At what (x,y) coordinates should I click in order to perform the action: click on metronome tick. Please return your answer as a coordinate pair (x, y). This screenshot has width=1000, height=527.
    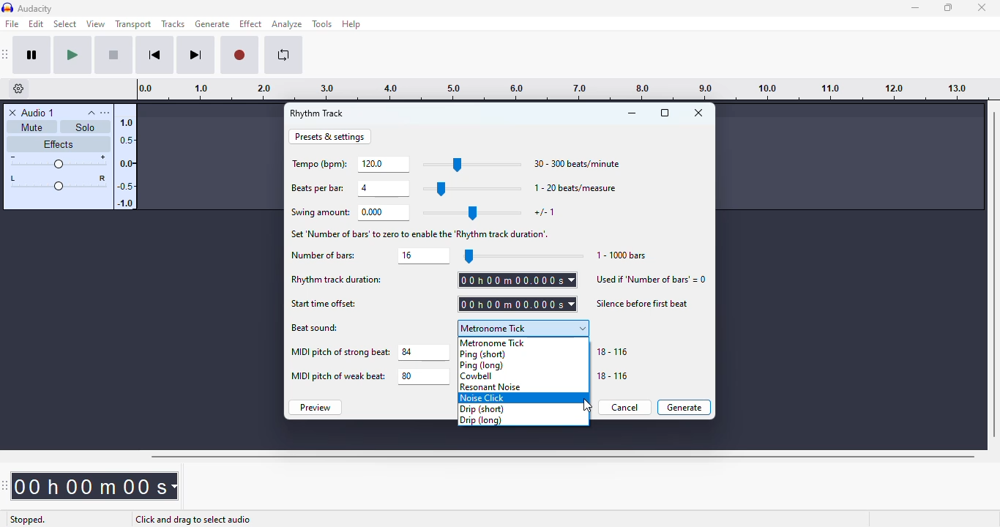
    Looking at the image, I should click on (523, 343).